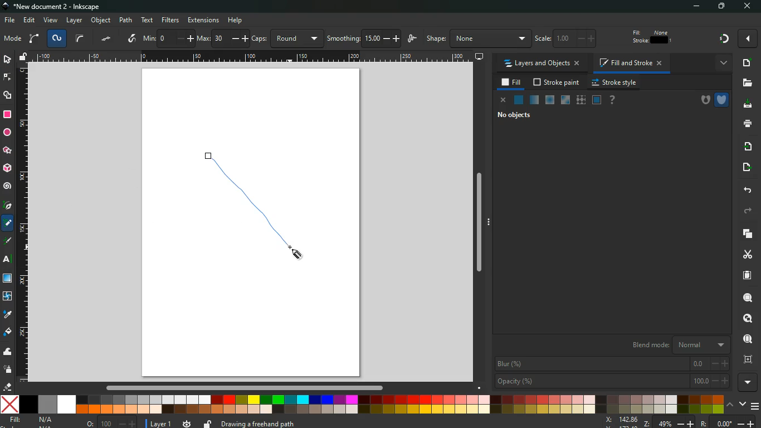  Describe the element at coordinates (749, 211) in the screenshot. I see `forward` at that location.